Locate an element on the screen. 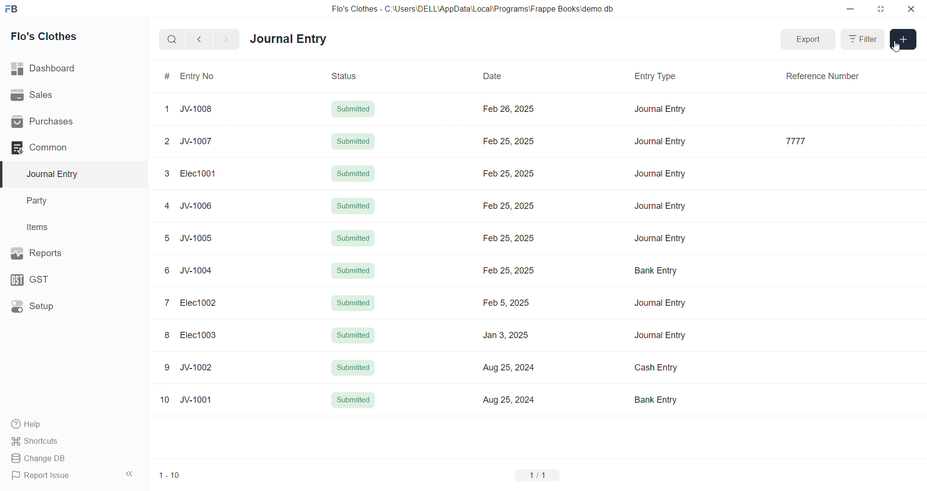 Image resolution: width=927 pixels, height=491 pixels. Aug 25, 2024 is located at coordinates (513, 401).